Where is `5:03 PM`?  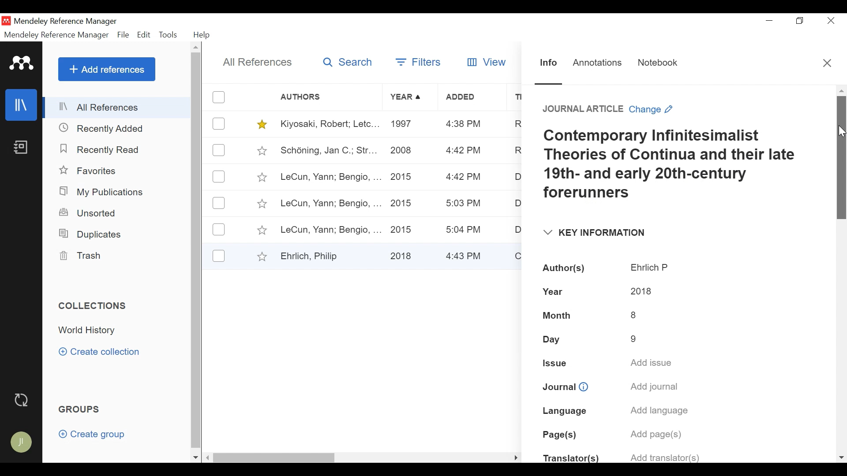 5:03 PM is located at coordinates (465, 205).